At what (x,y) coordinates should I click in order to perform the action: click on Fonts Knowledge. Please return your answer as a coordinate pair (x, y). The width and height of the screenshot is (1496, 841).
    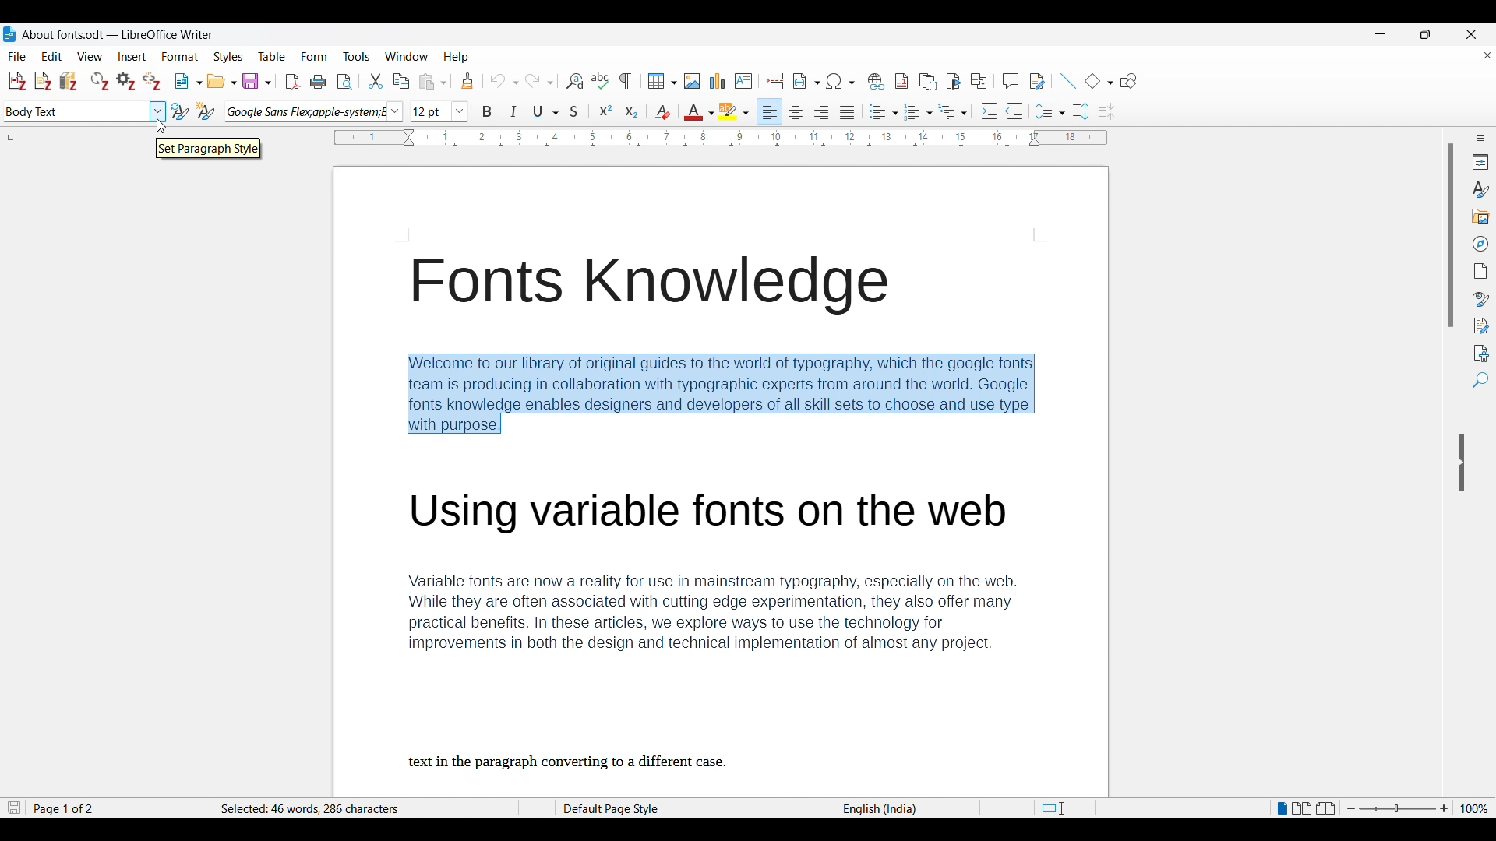
    Looking at the image, I should click on (648, 284).